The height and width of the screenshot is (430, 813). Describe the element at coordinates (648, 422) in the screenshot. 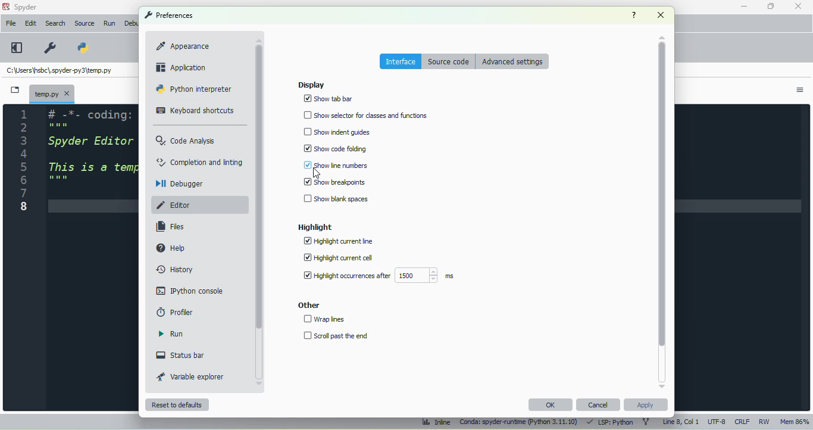

I see `git branch` at that location.